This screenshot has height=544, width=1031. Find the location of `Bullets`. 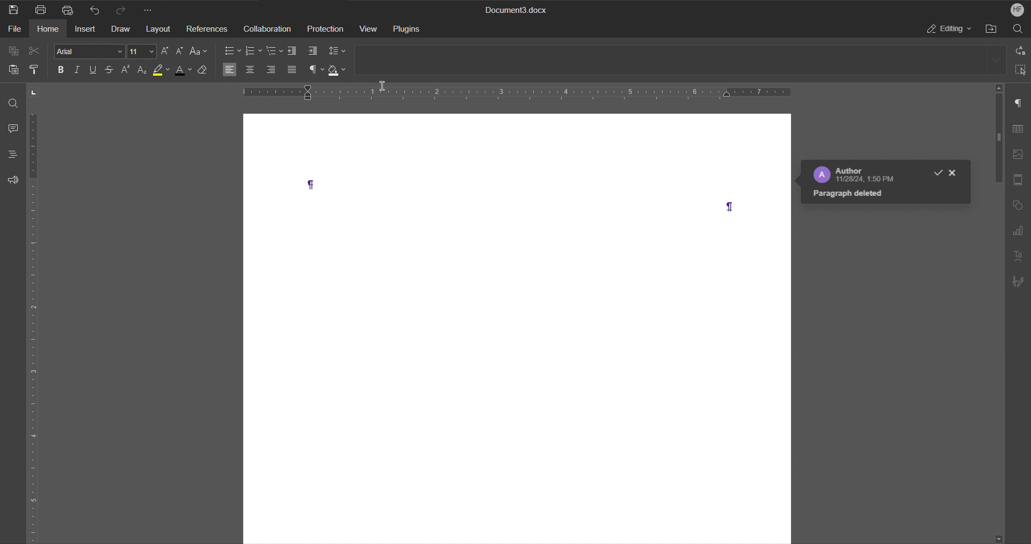

Bullets is located at coordinates (231, 50).